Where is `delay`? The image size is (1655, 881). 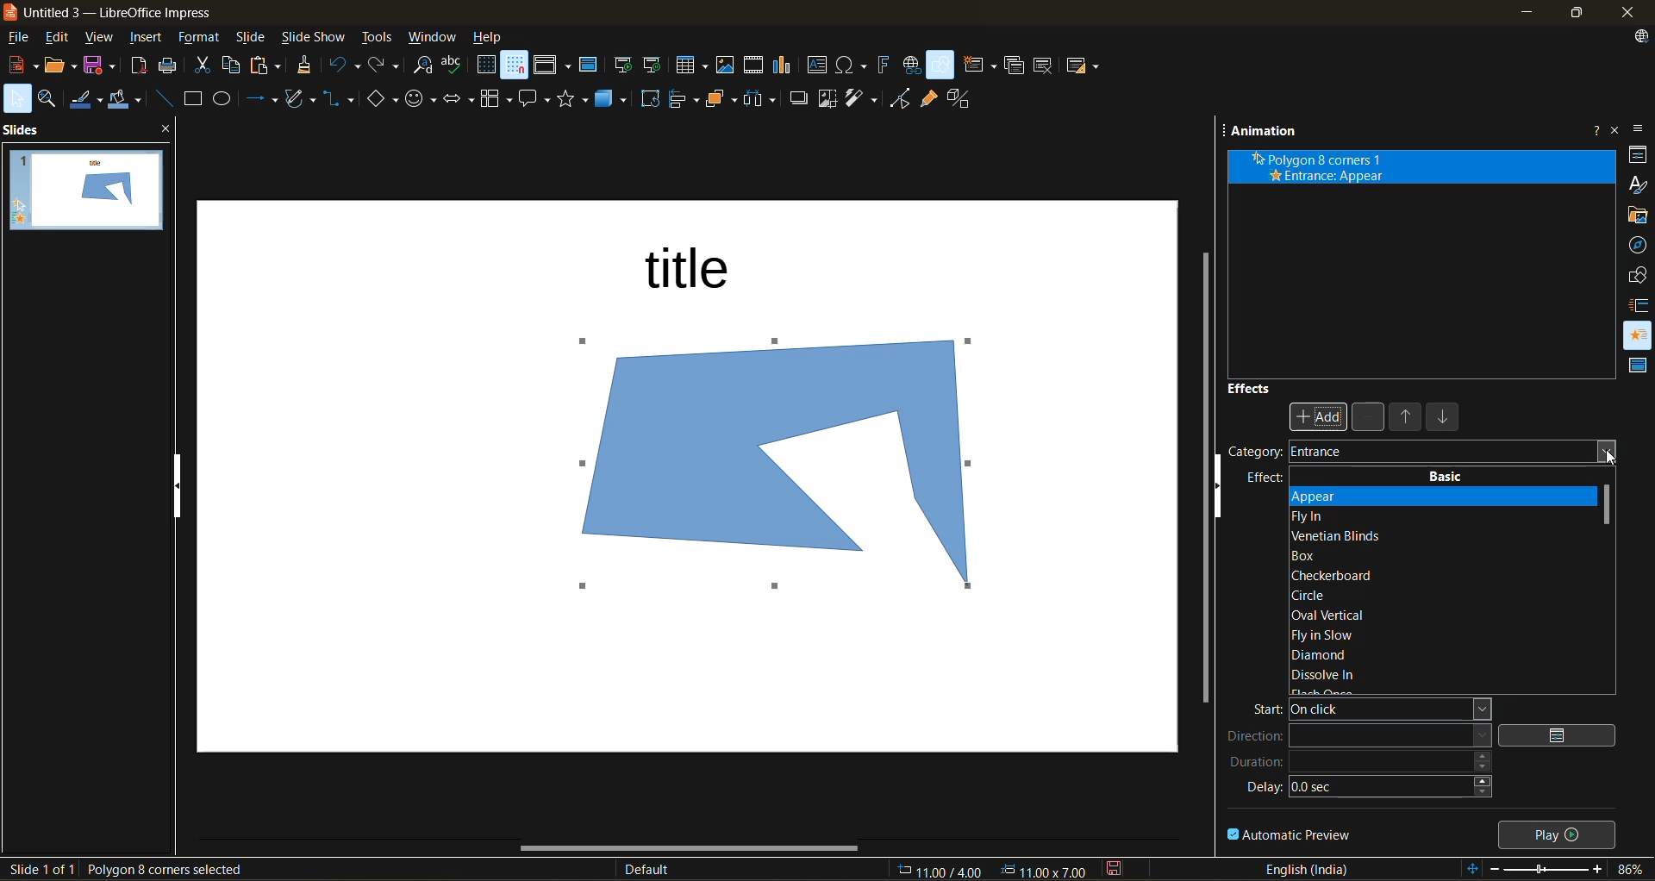
delay is located at coordinates (1364, 788).